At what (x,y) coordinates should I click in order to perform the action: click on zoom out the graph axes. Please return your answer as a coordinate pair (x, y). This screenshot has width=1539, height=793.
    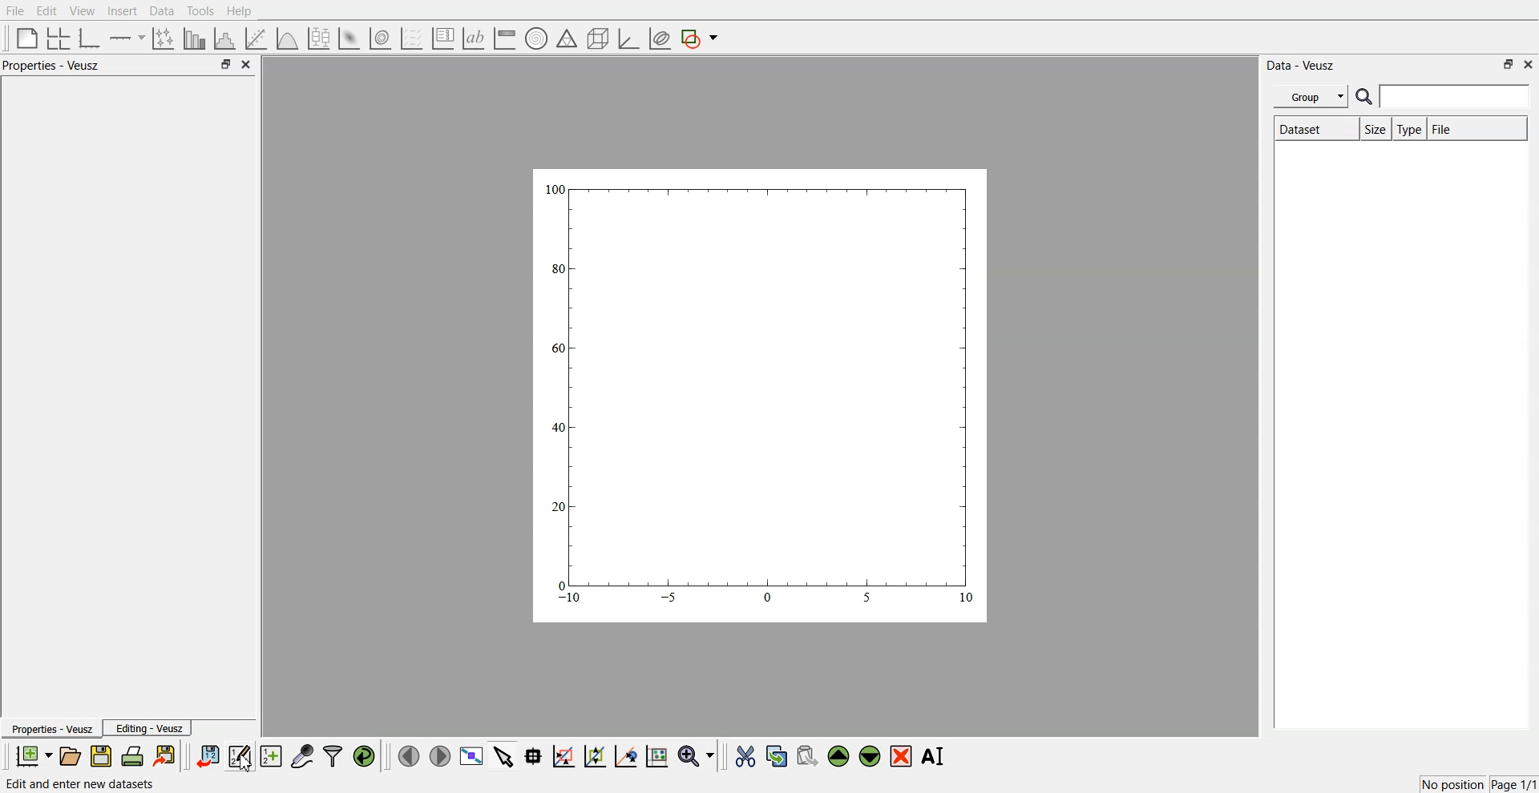
    Looking at the image, I should click on (593, 755).